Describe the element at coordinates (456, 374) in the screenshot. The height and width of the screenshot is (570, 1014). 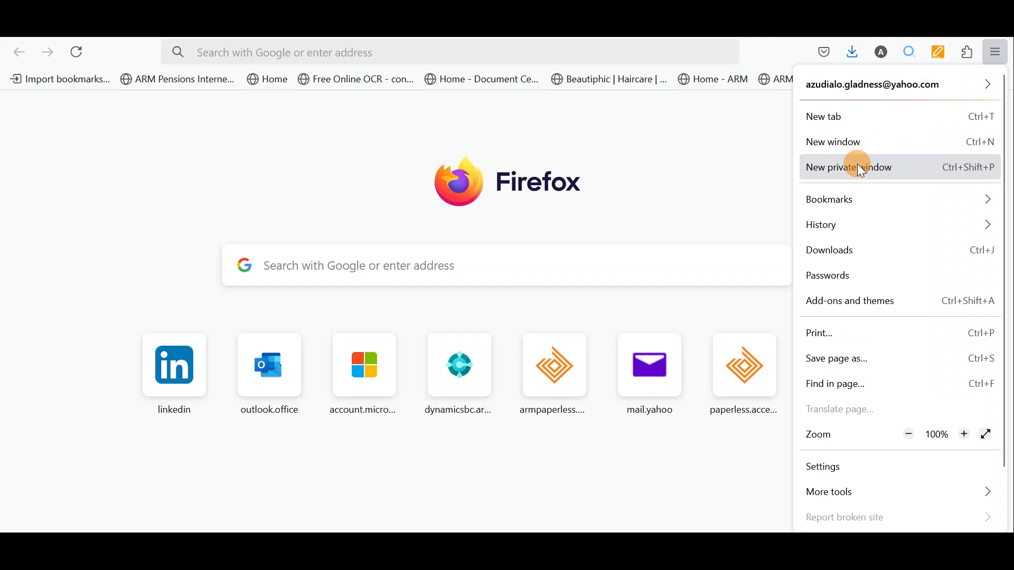
I see `dynamicsbc.ar...` at that location.